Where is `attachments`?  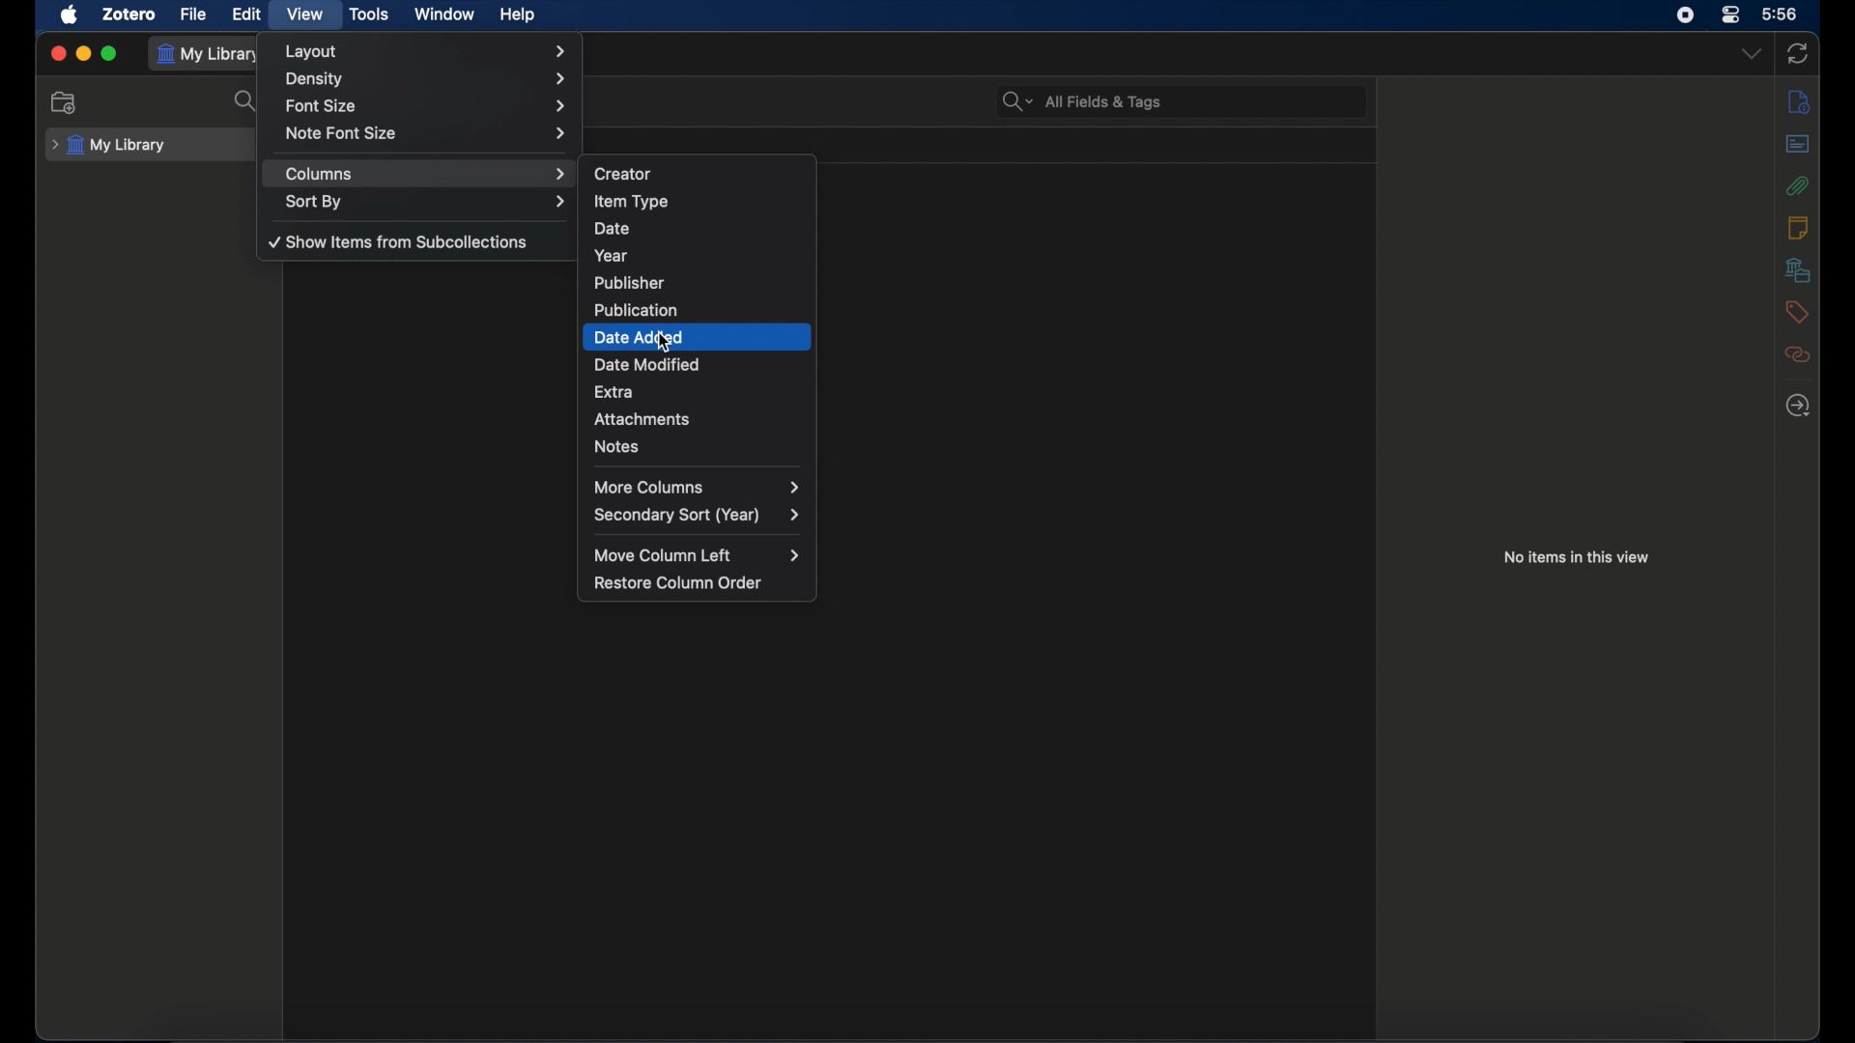
attachments is located at coordinates (701, 421).